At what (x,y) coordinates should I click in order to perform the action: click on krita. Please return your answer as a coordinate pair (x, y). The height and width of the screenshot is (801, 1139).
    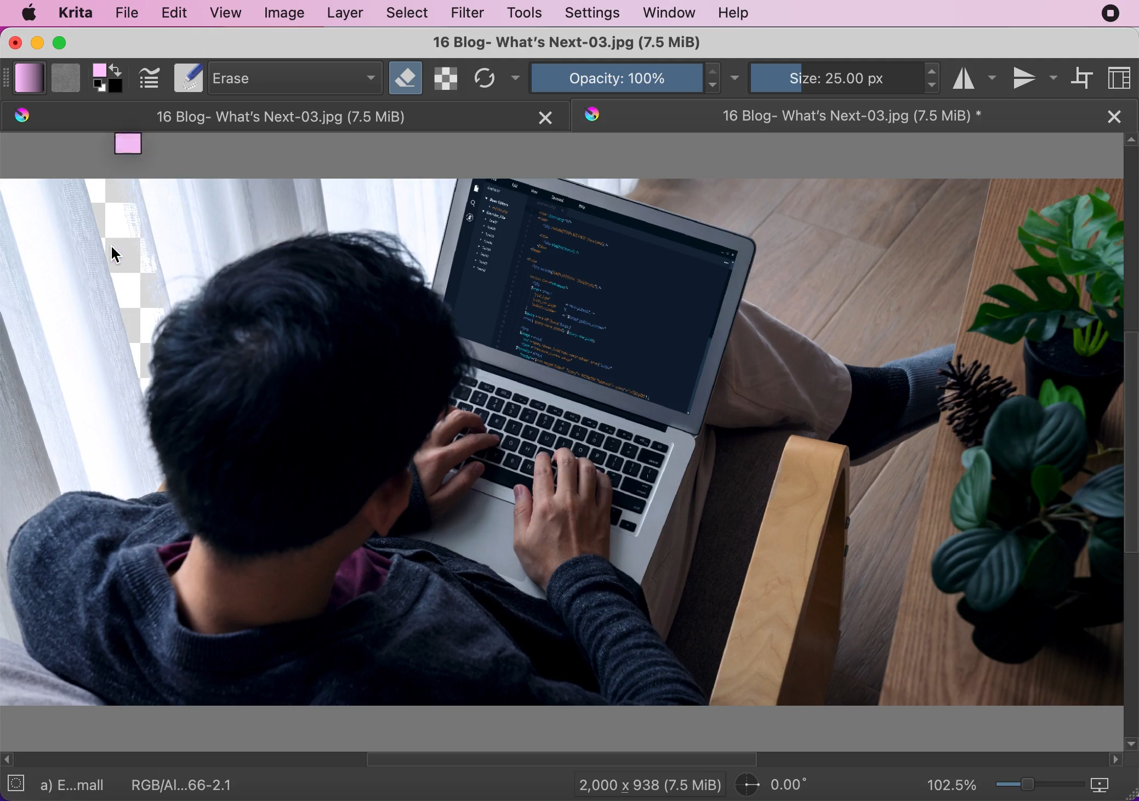
    Looking at the image, I should click on (78, 12).